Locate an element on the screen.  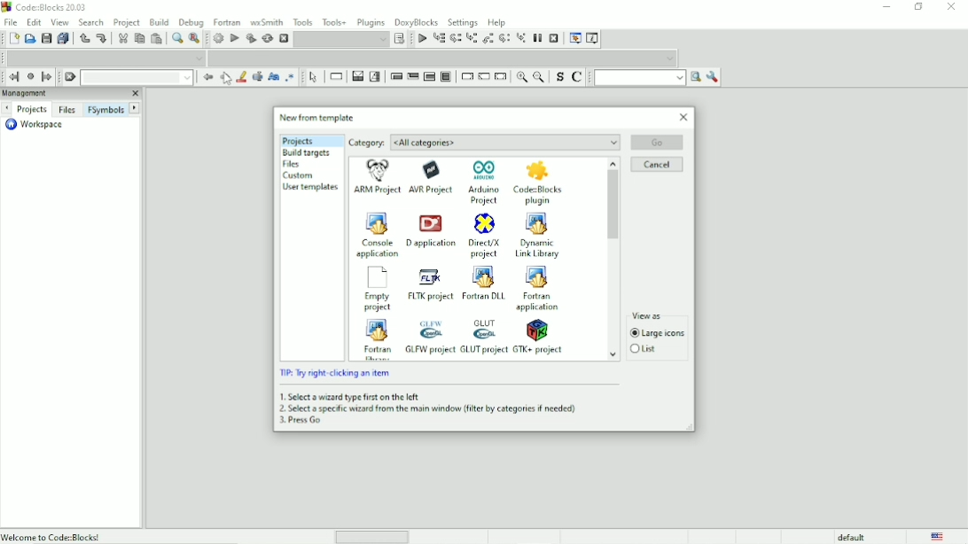
Build and run is located at coordinates (250, 38).